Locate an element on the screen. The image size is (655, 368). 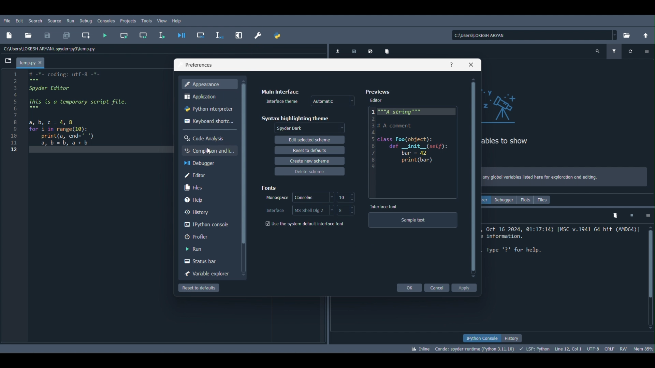
Debugger is located at coordinates (204, 164).